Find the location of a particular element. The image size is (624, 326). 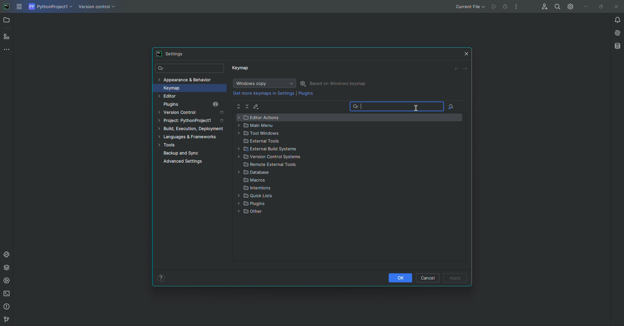

Backup and Sync is located at coordinates (194, 153).